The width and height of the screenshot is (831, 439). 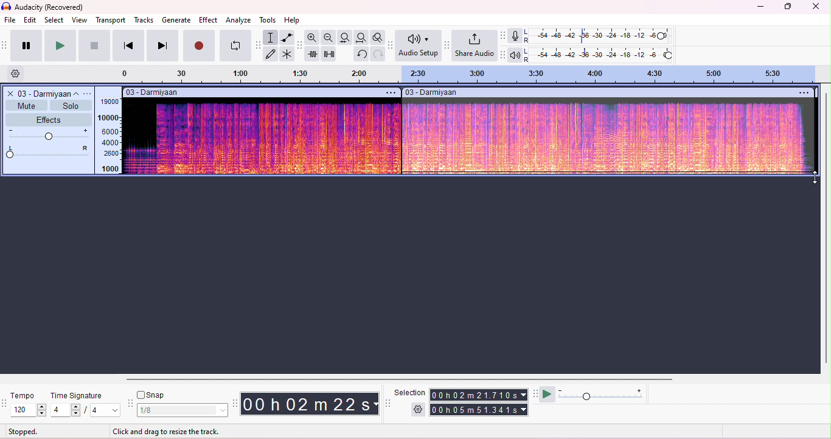 What do you see at coordinates (49, 135) in the screenshot?
I see `volume` at bounding box center [49, 135].